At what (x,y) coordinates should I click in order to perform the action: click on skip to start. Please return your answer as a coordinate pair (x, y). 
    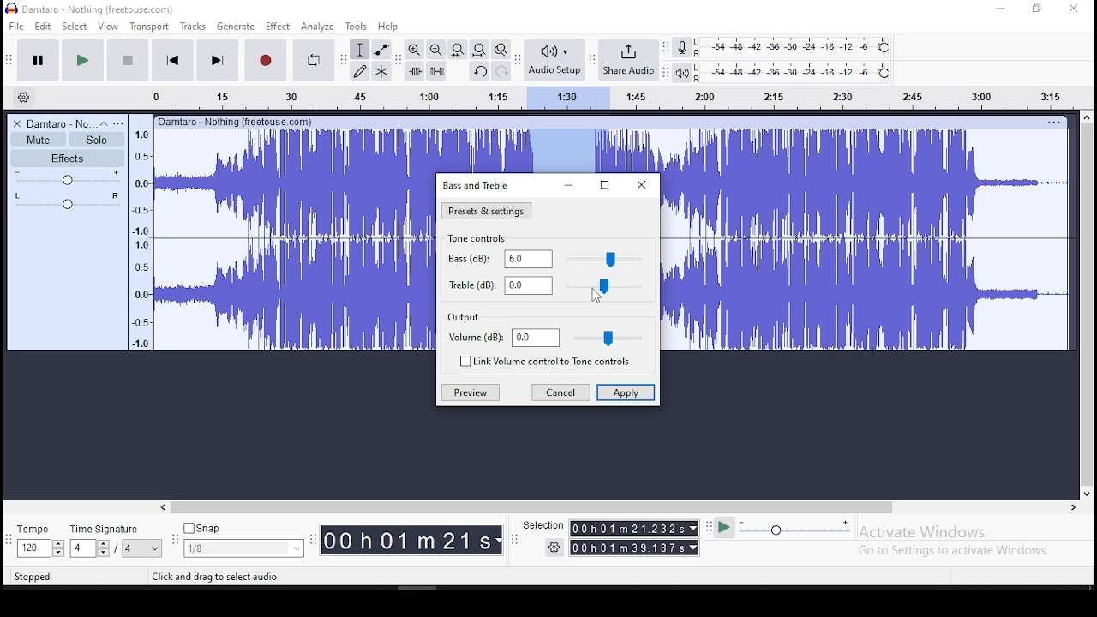
    Looking at the image, I should click on (217, 59).